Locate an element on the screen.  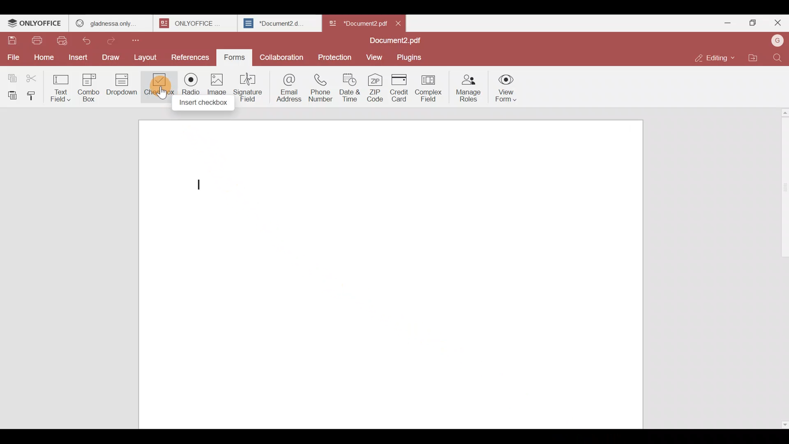
Document2.d is located at coordinates (279, 25).